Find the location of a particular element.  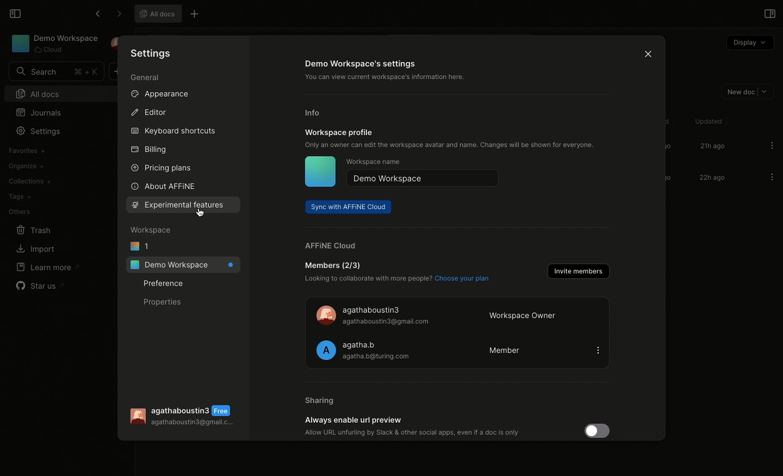

All docs is located at coordinates (156, 13).